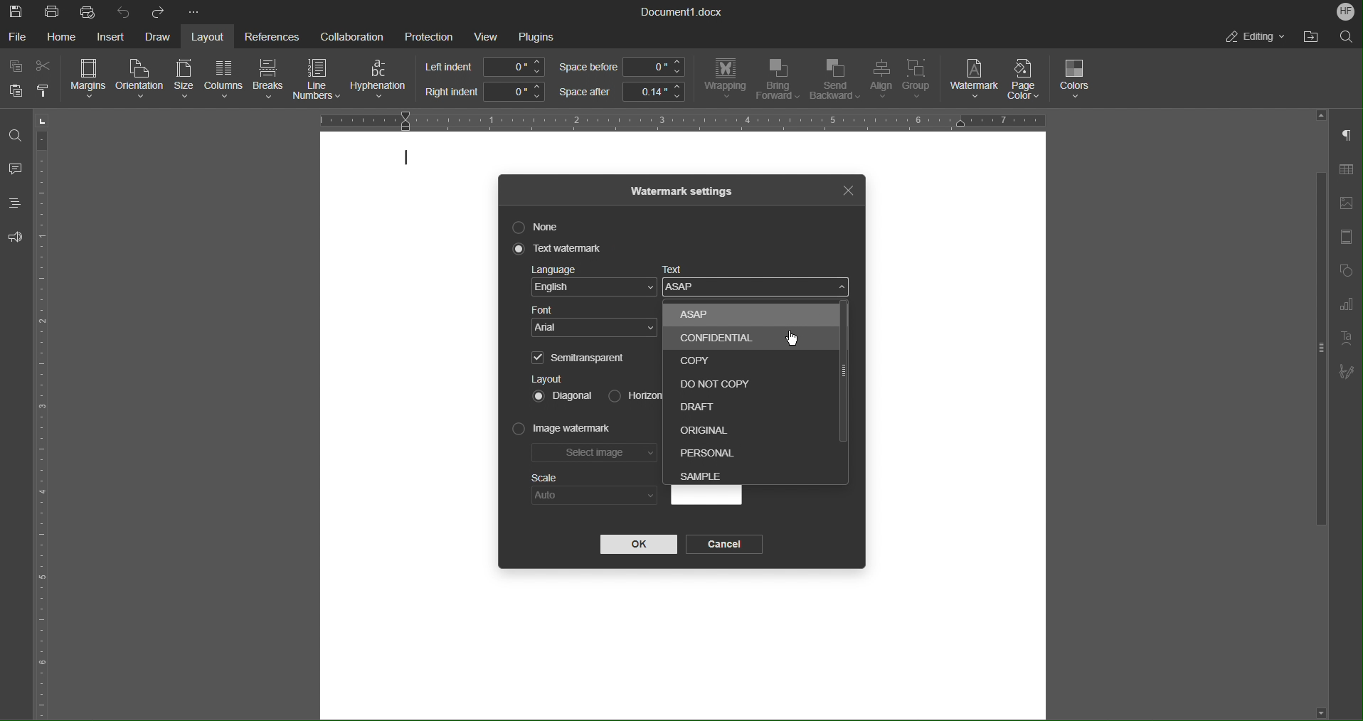 The height and width of the screenshot is (721, 1363). I want to click on Left indent, so click(486, 67).